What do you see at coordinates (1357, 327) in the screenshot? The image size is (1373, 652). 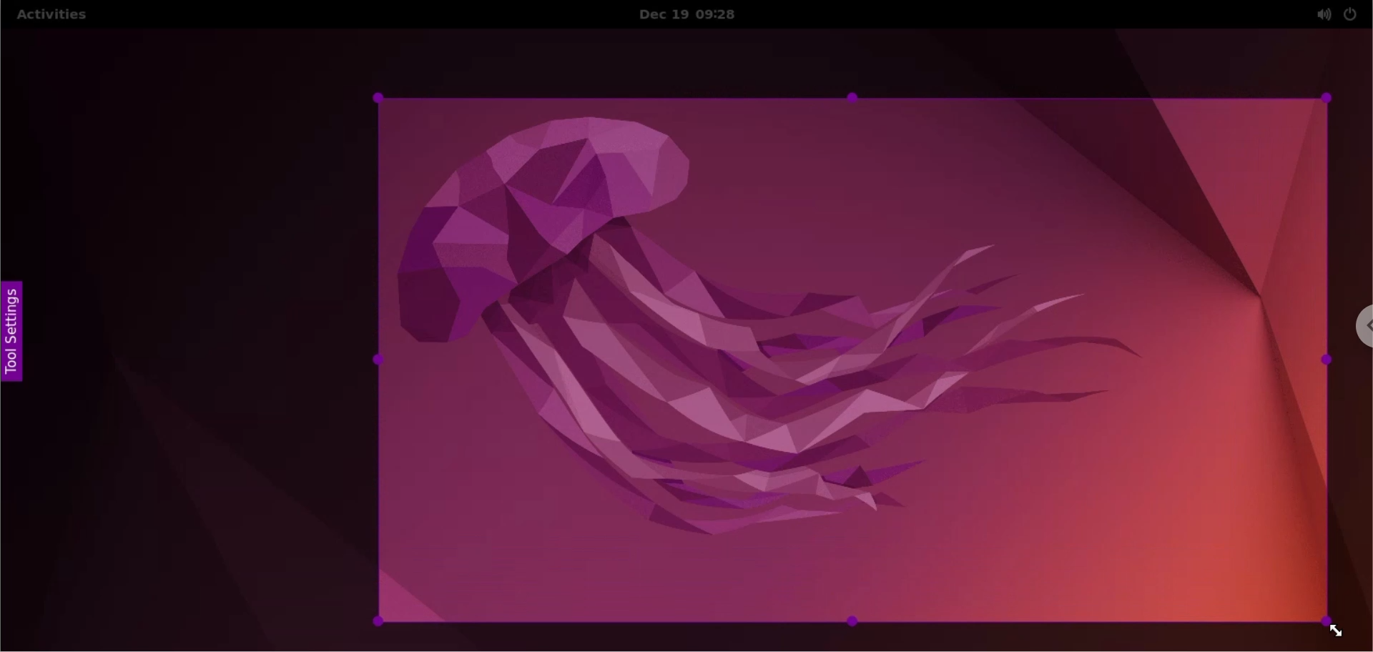 I see `chrome options` at bounding box center [1357, 327].